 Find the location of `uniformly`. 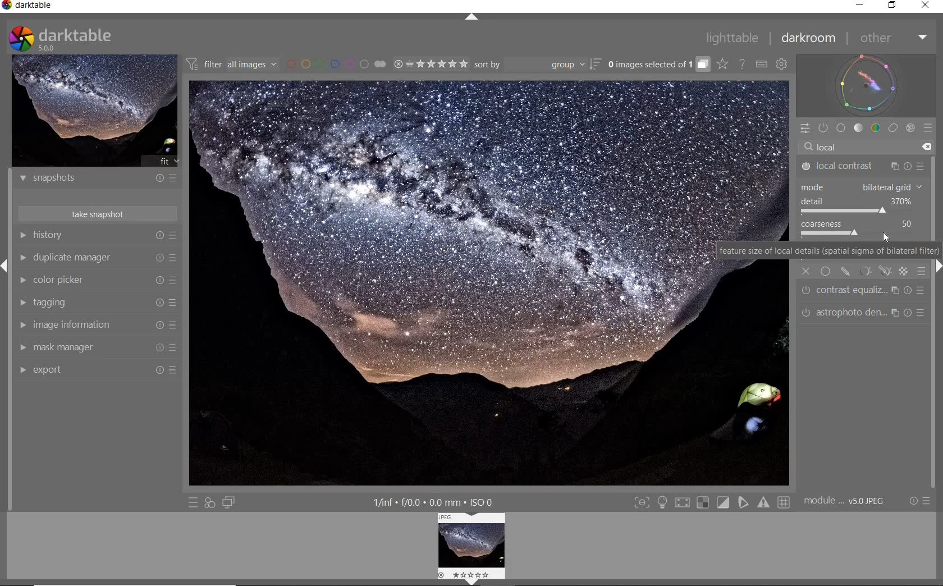

uniformly is located at coordinates (825, 271).